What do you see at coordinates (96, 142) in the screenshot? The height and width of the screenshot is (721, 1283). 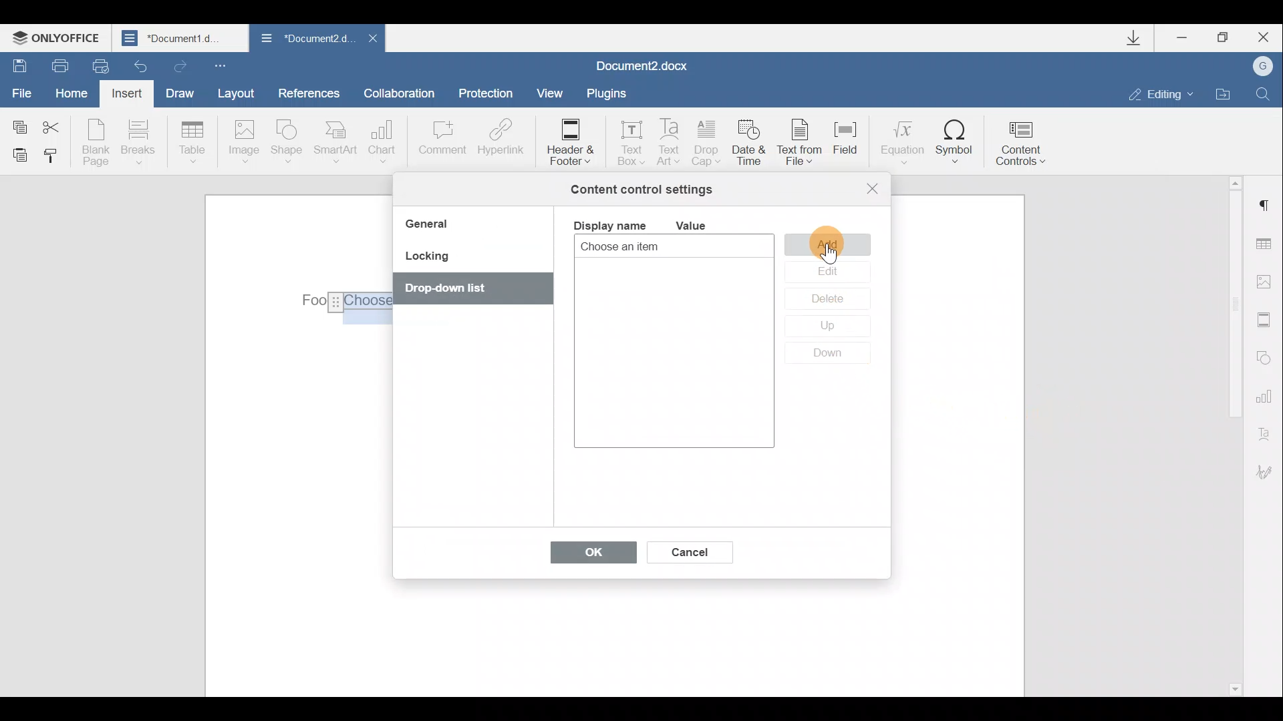 I see `Blank page` at bounding box center [96, 142].